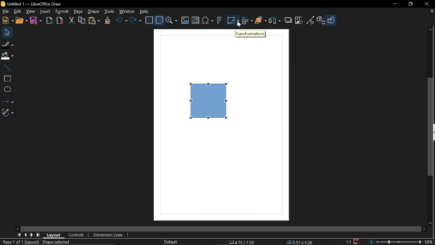 The height and width of the screenshot is (245, 435). Describe the element at coordinates (6, 79) in the screenshot. I see `rectangle` at that location.